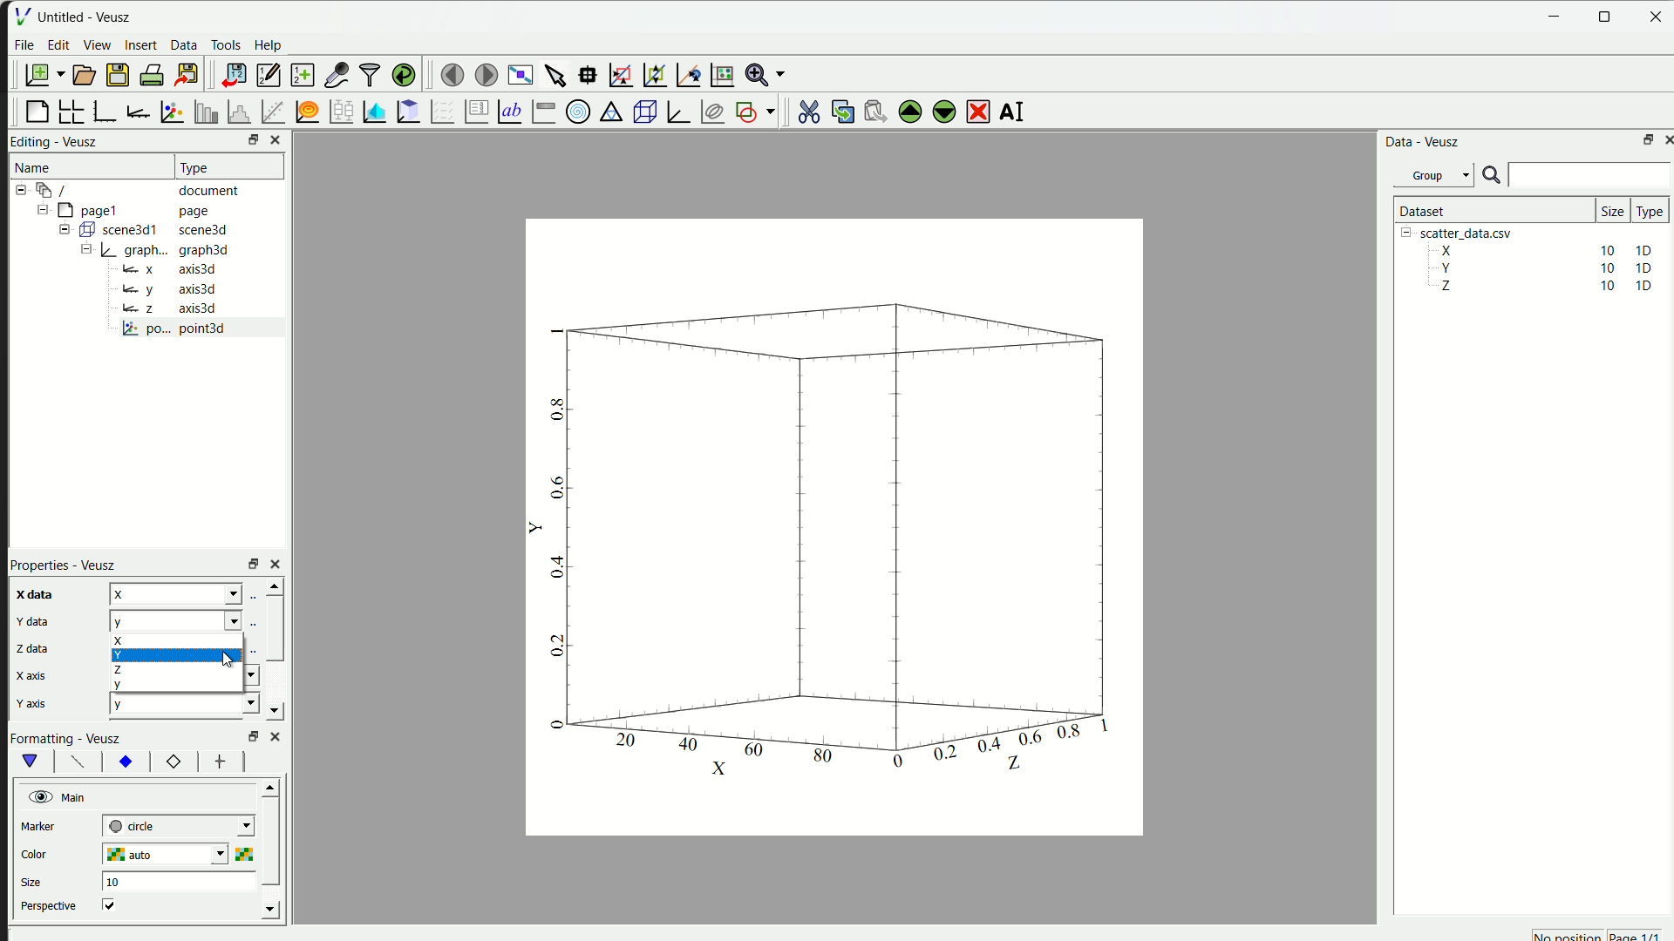  Describe the element at coordinates (168, 762) in the screenshot. I see `12` at that location.